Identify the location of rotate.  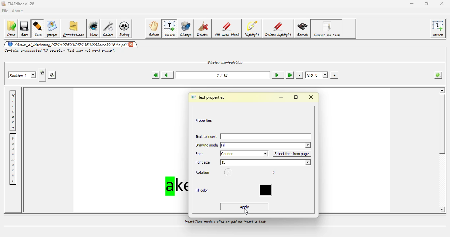
(230, 173).